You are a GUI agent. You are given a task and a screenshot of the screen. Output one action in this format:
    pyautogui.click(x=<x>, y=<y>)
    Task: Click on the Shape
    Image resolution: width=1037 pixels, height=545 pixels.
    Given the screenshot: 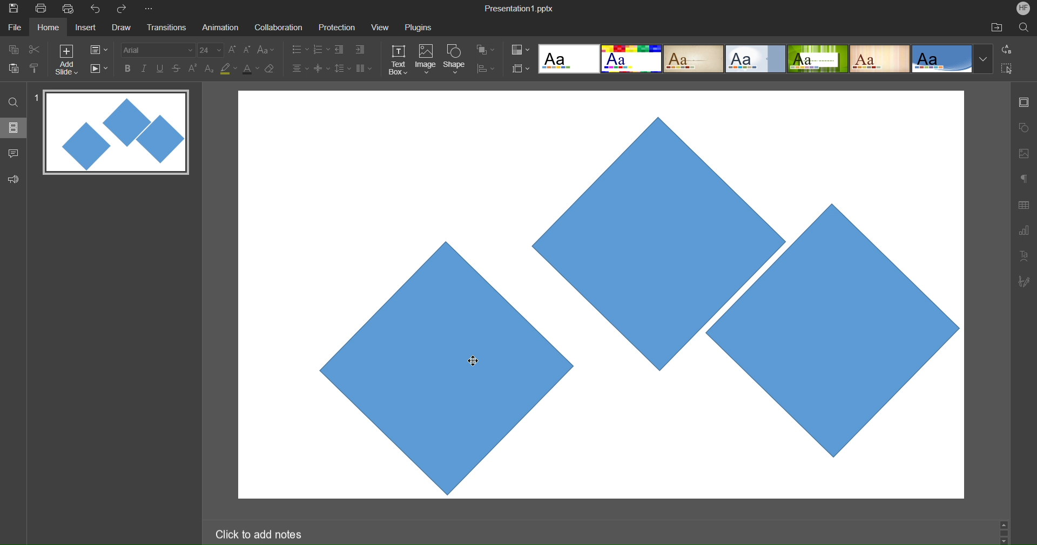 What is the action you would take?
    pyautogui.click(x=455, y=60)
    